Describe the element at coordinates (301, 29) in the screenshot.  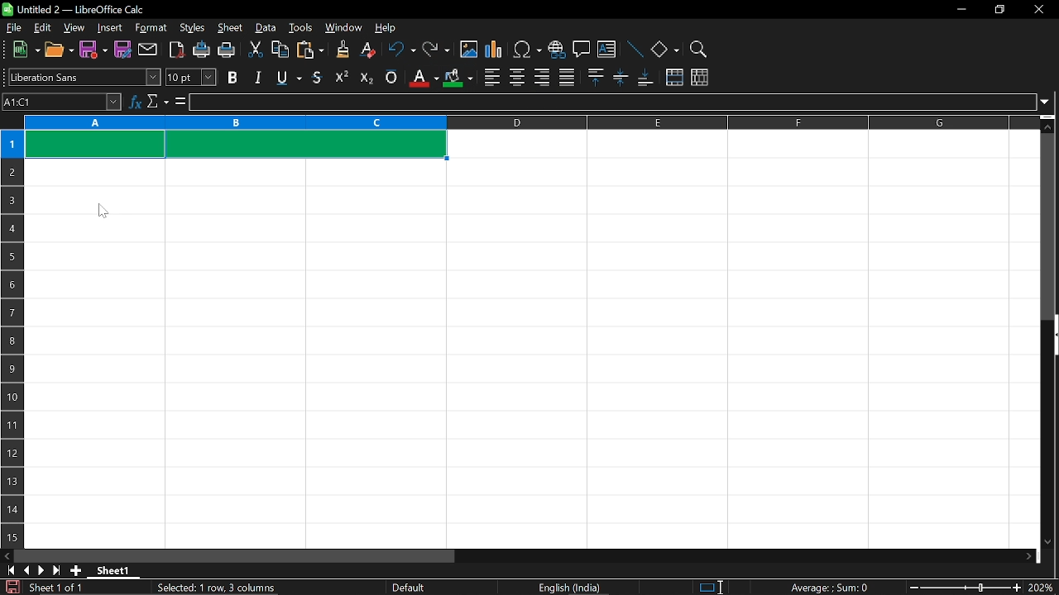
I see `tools` at that location.